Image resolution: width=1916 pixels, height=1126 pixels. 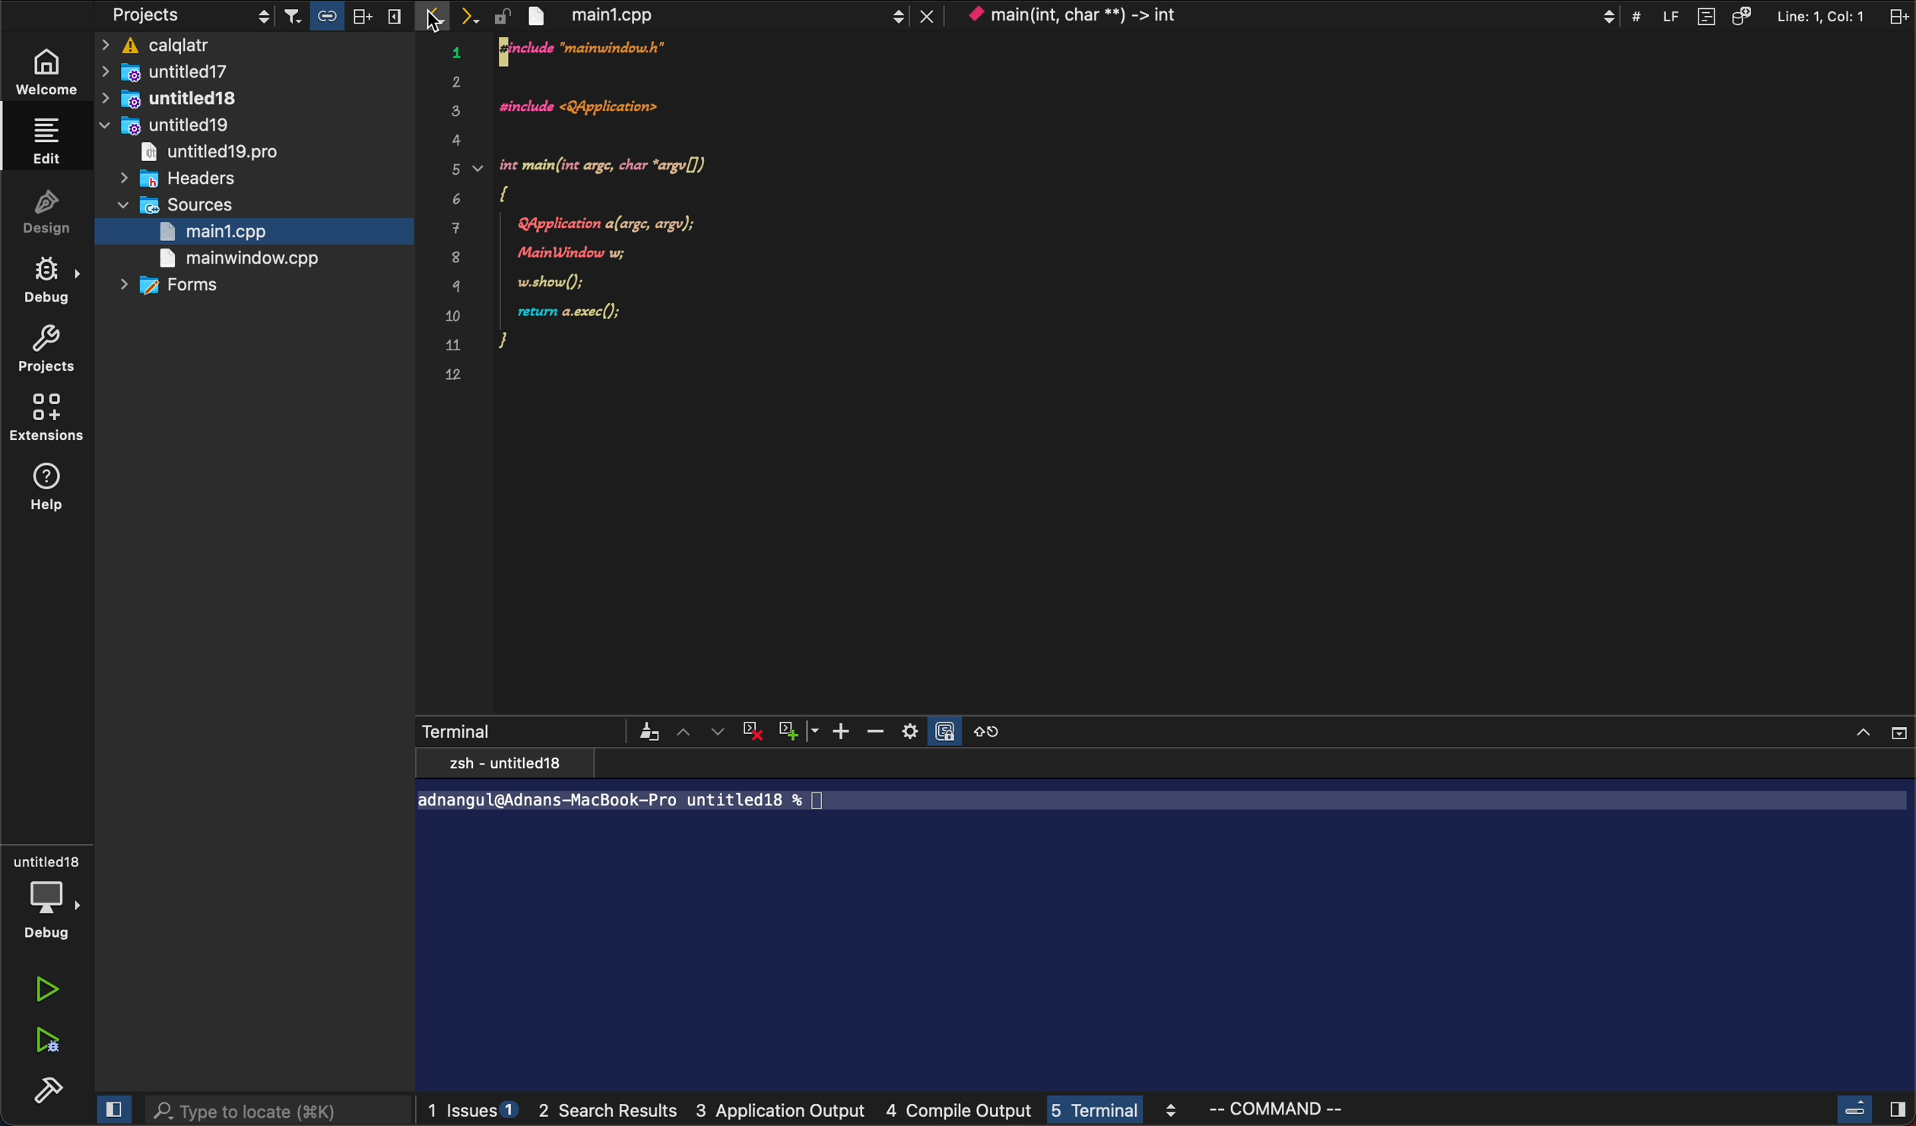 What do you see at coordinates (201, 72) in the screenshot?
I see `untitled17` at bounding box center [201, 72].